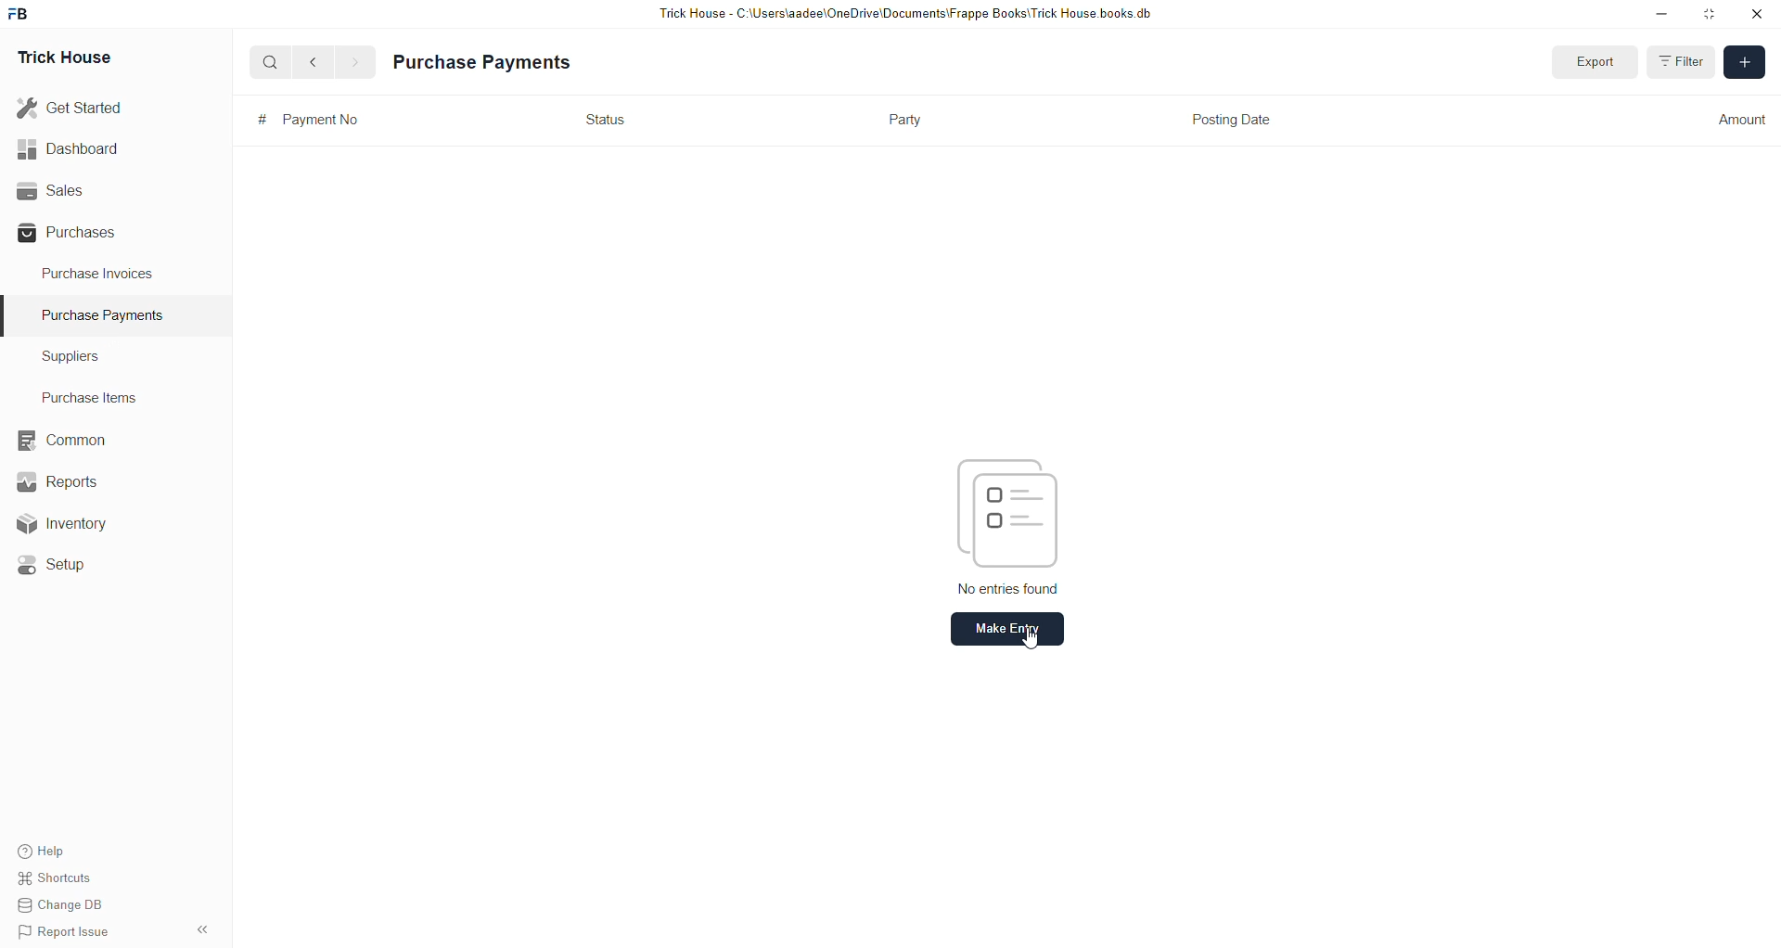 The height and width of the screenshot is (948, 1781). Describe the element at coordinates (1661, 15) in the screenshot. I see `Minimize` at that location.